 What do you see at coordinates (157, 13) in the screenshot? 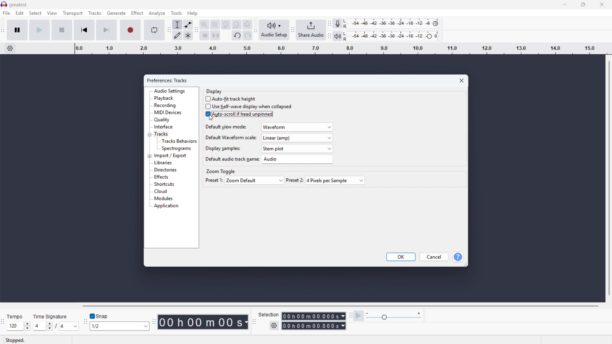
I see `Analyse ` at bounding box center [157, 13].